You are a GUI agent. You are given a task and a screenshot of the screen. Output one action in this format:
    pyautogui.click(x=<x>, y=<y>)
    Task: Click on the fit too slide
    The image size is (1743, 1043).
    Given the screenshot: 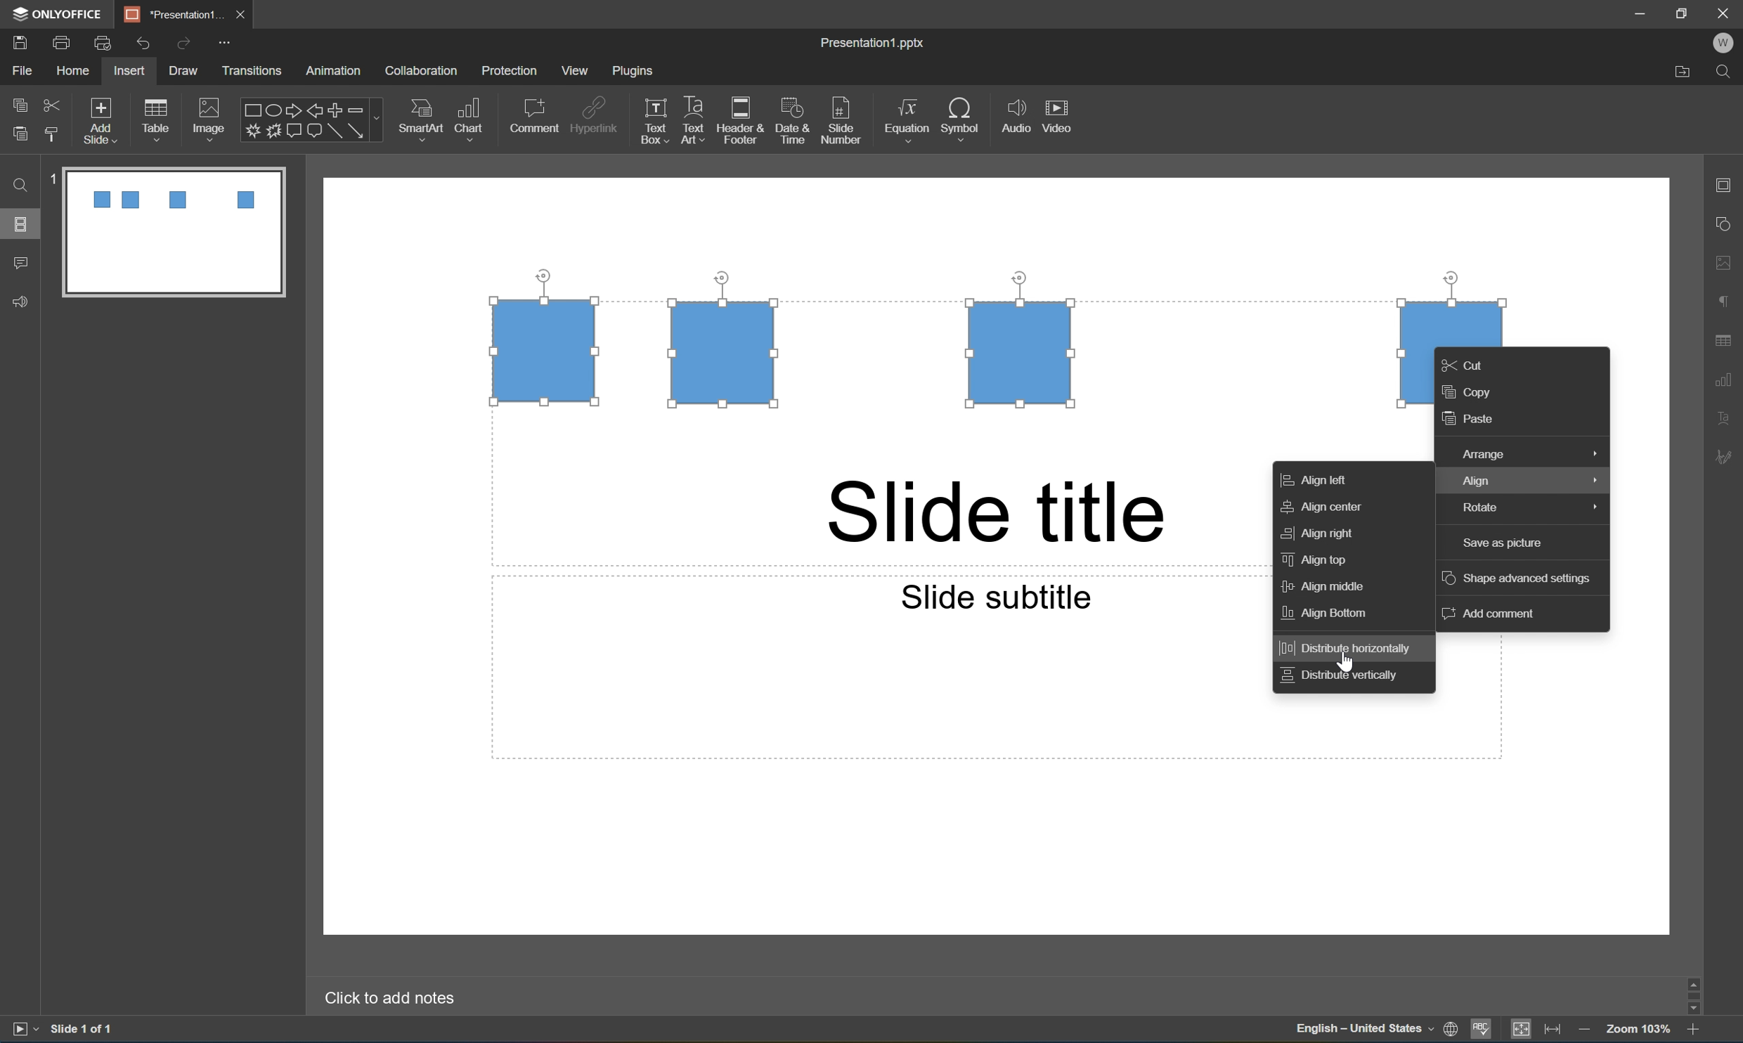 What is the action you would take?
    pyautogui.click(x=1522, y=1030)
    